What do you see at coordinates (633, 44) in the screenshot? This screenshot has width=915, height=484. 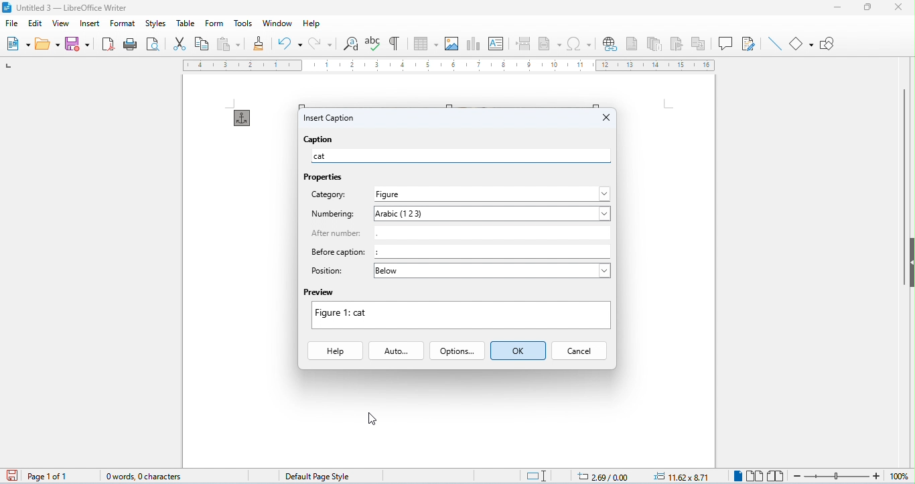 I see `insert footnote` at bounding box center [633, 44].